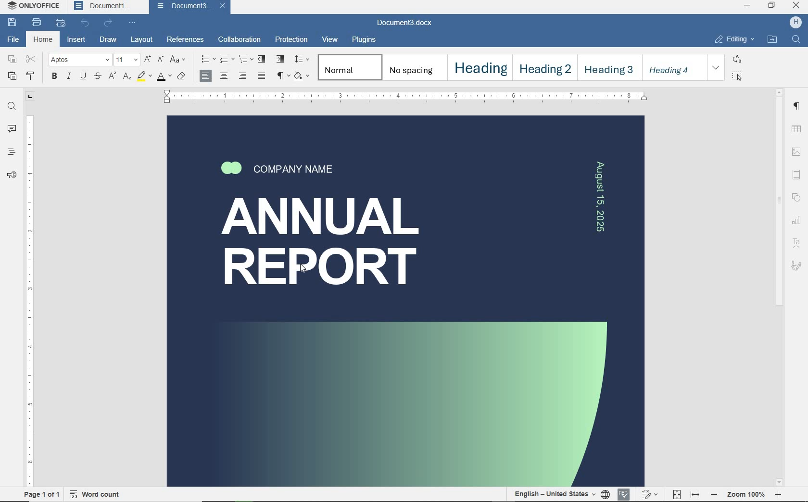 The height and width of the screenshot is (502, 808). I want to click on expand, so click(716, 67).